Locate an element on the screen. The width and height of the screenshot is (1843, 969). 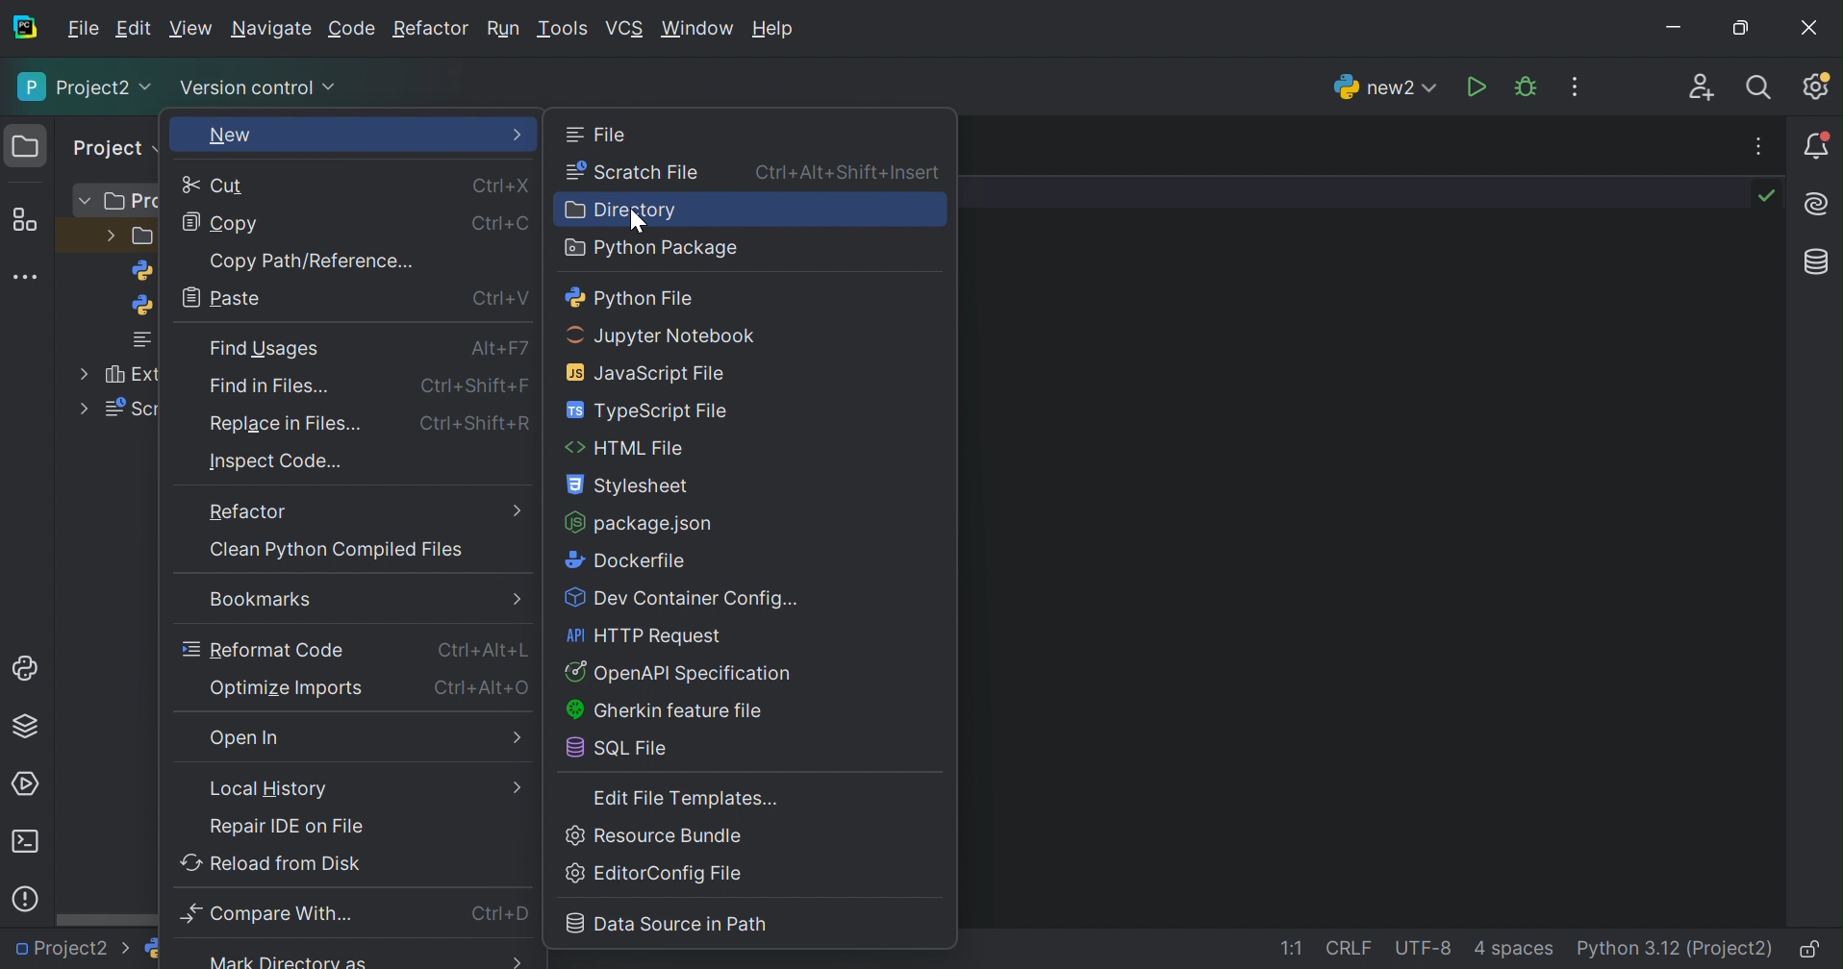
Dev container config is located at coordinates (690, 600).